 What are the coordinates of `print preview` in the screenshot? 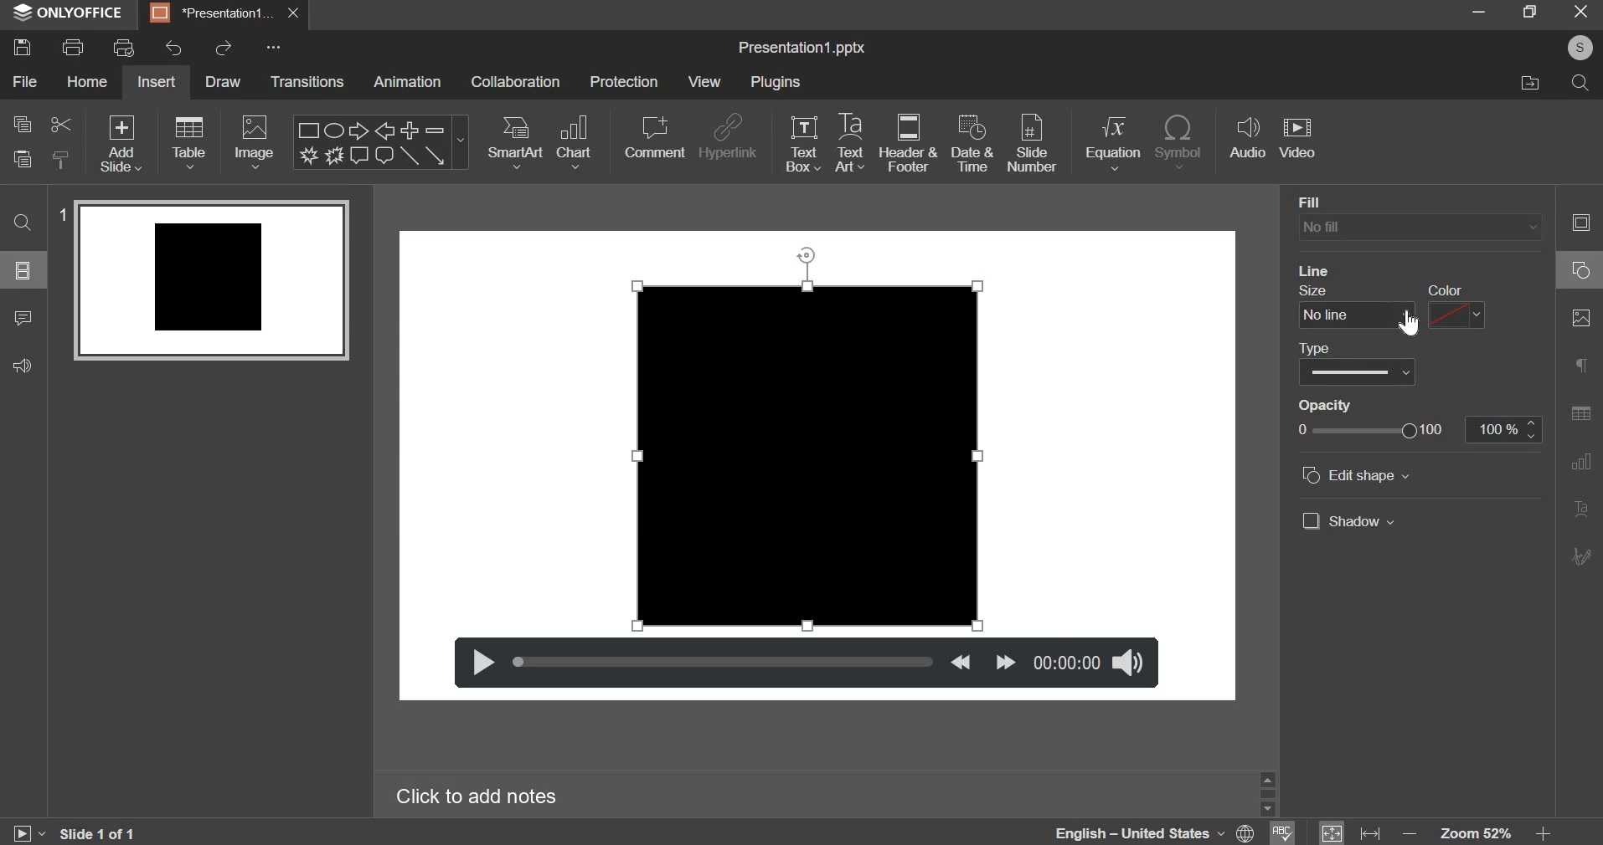 It's located at (122, 48).